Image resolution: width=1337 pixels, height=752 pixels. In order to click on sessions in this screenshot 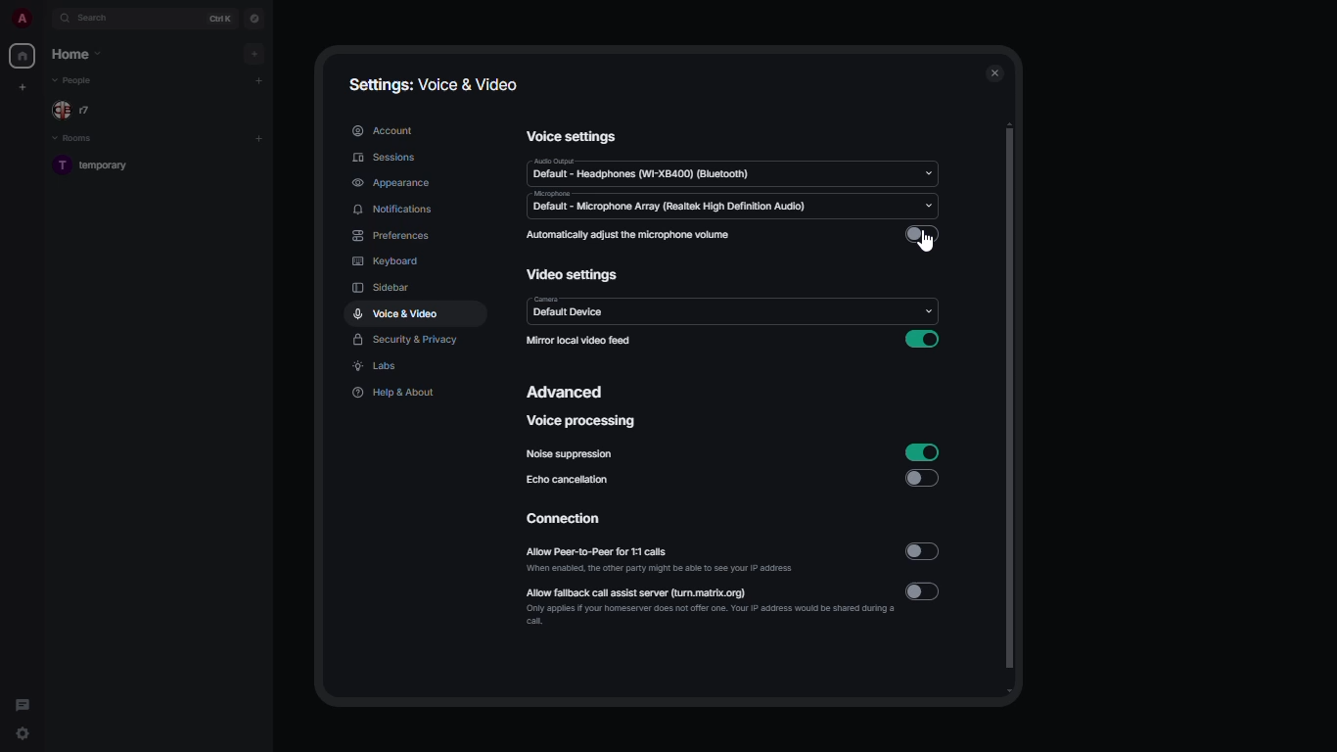, I will do `click(390, 159)`.